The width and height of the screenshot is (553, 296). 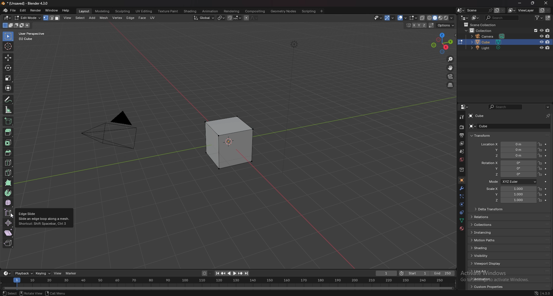 I want to click on spin, so click(x=8, y=193).